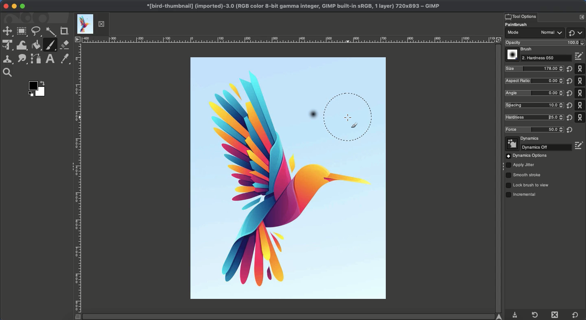 The image size is (586, 320). I want to click on Default, so click(580, 93).